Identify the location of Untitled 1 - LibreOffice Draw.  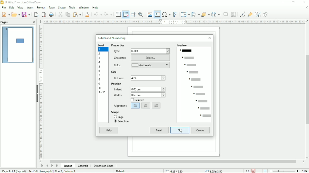
(22, 2).